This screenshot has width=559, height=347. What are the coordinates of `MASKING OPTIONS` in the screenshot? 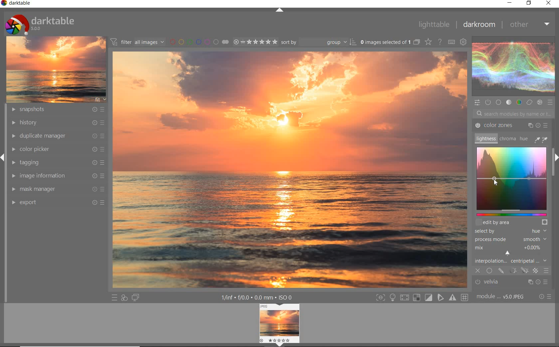 It's located at (517, 270).